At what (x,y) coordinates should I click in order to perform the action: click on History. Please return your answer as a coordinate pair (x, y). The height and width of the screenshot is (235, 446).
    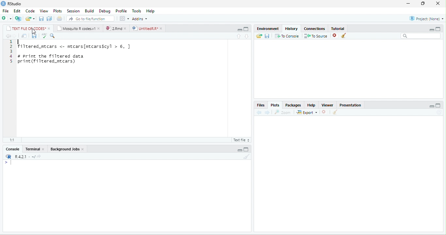
    Looking at the image, I should click on (291, 29).